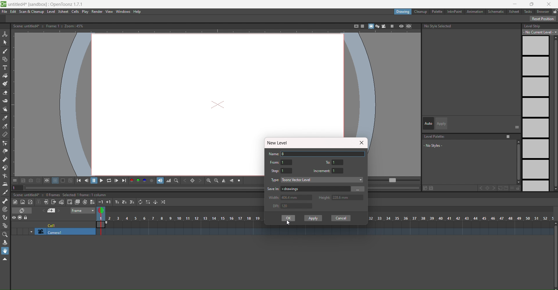 The width and height of the screenshot is (558, 290). What do you see at coordinates (5, 259) in the screenshot?
I see `collapse toolbar` at bounding box center [5, 259].